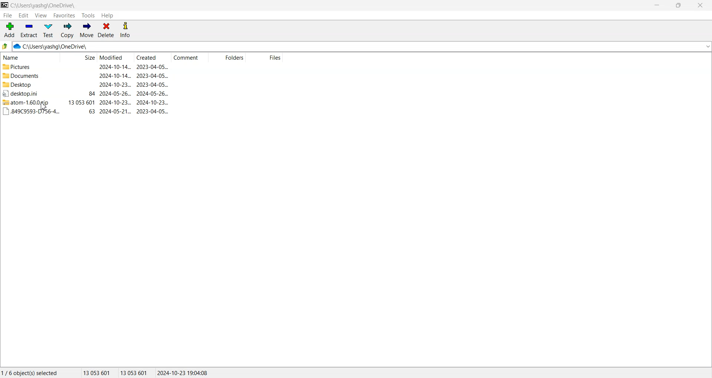 The image size is (712, 378). I want to click on Dropdown box for path address, so click(707, 47).